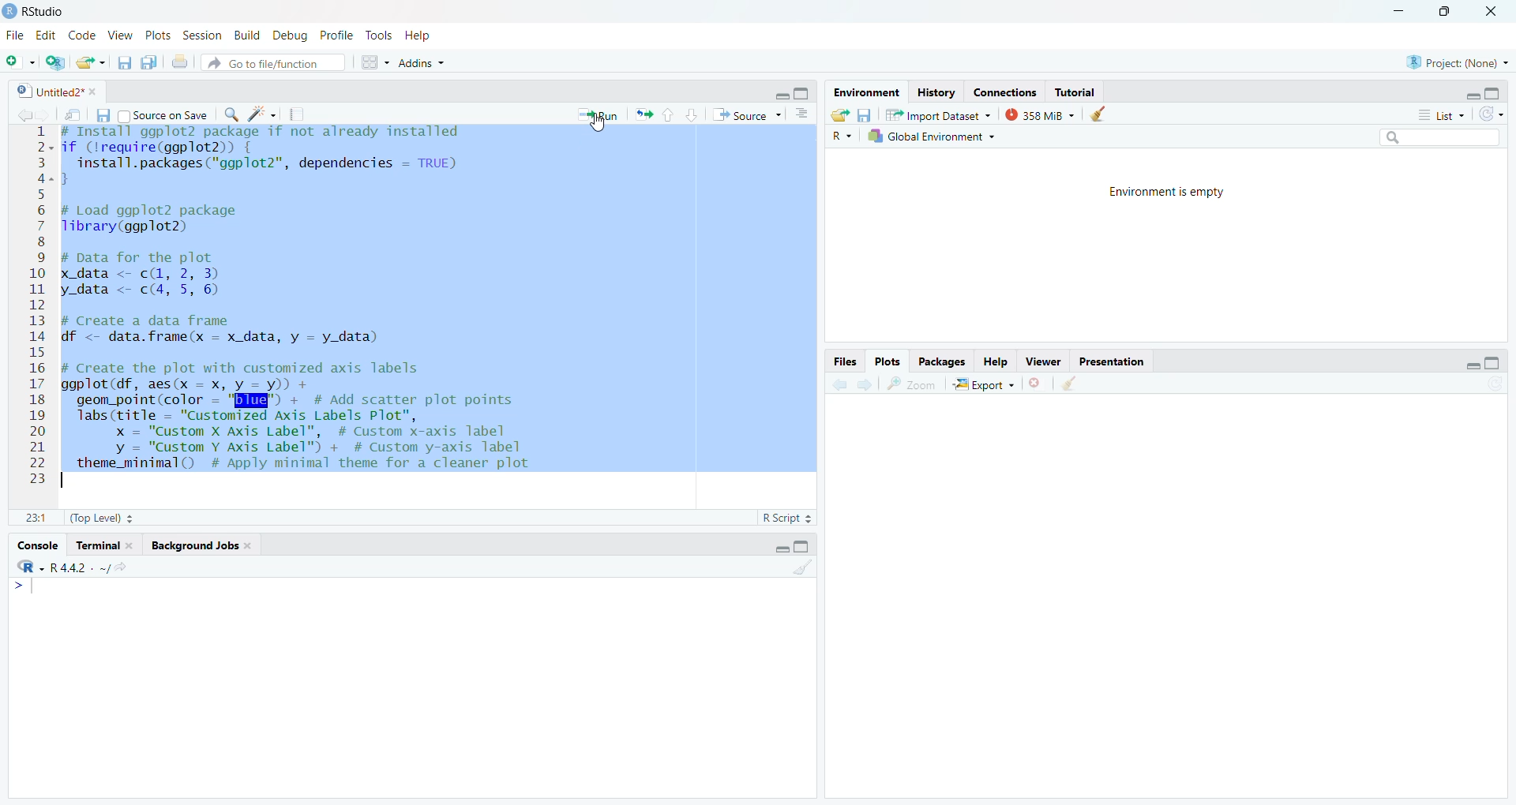 Image resolution: width=1516 pixels, height=805 pixels. I want to click on Profile, so click(336, 33).